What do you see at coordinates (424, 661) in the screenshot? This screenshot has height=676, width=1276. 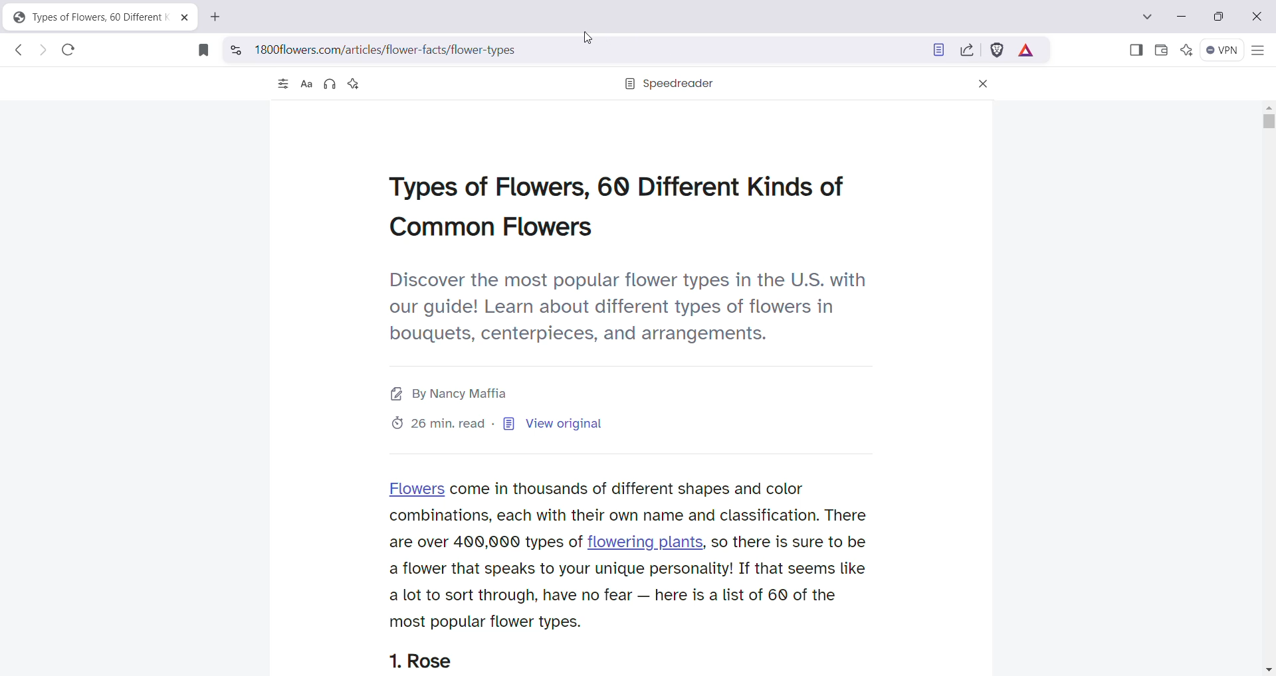 I see `1. Rose` at bounding box center [424, 661].